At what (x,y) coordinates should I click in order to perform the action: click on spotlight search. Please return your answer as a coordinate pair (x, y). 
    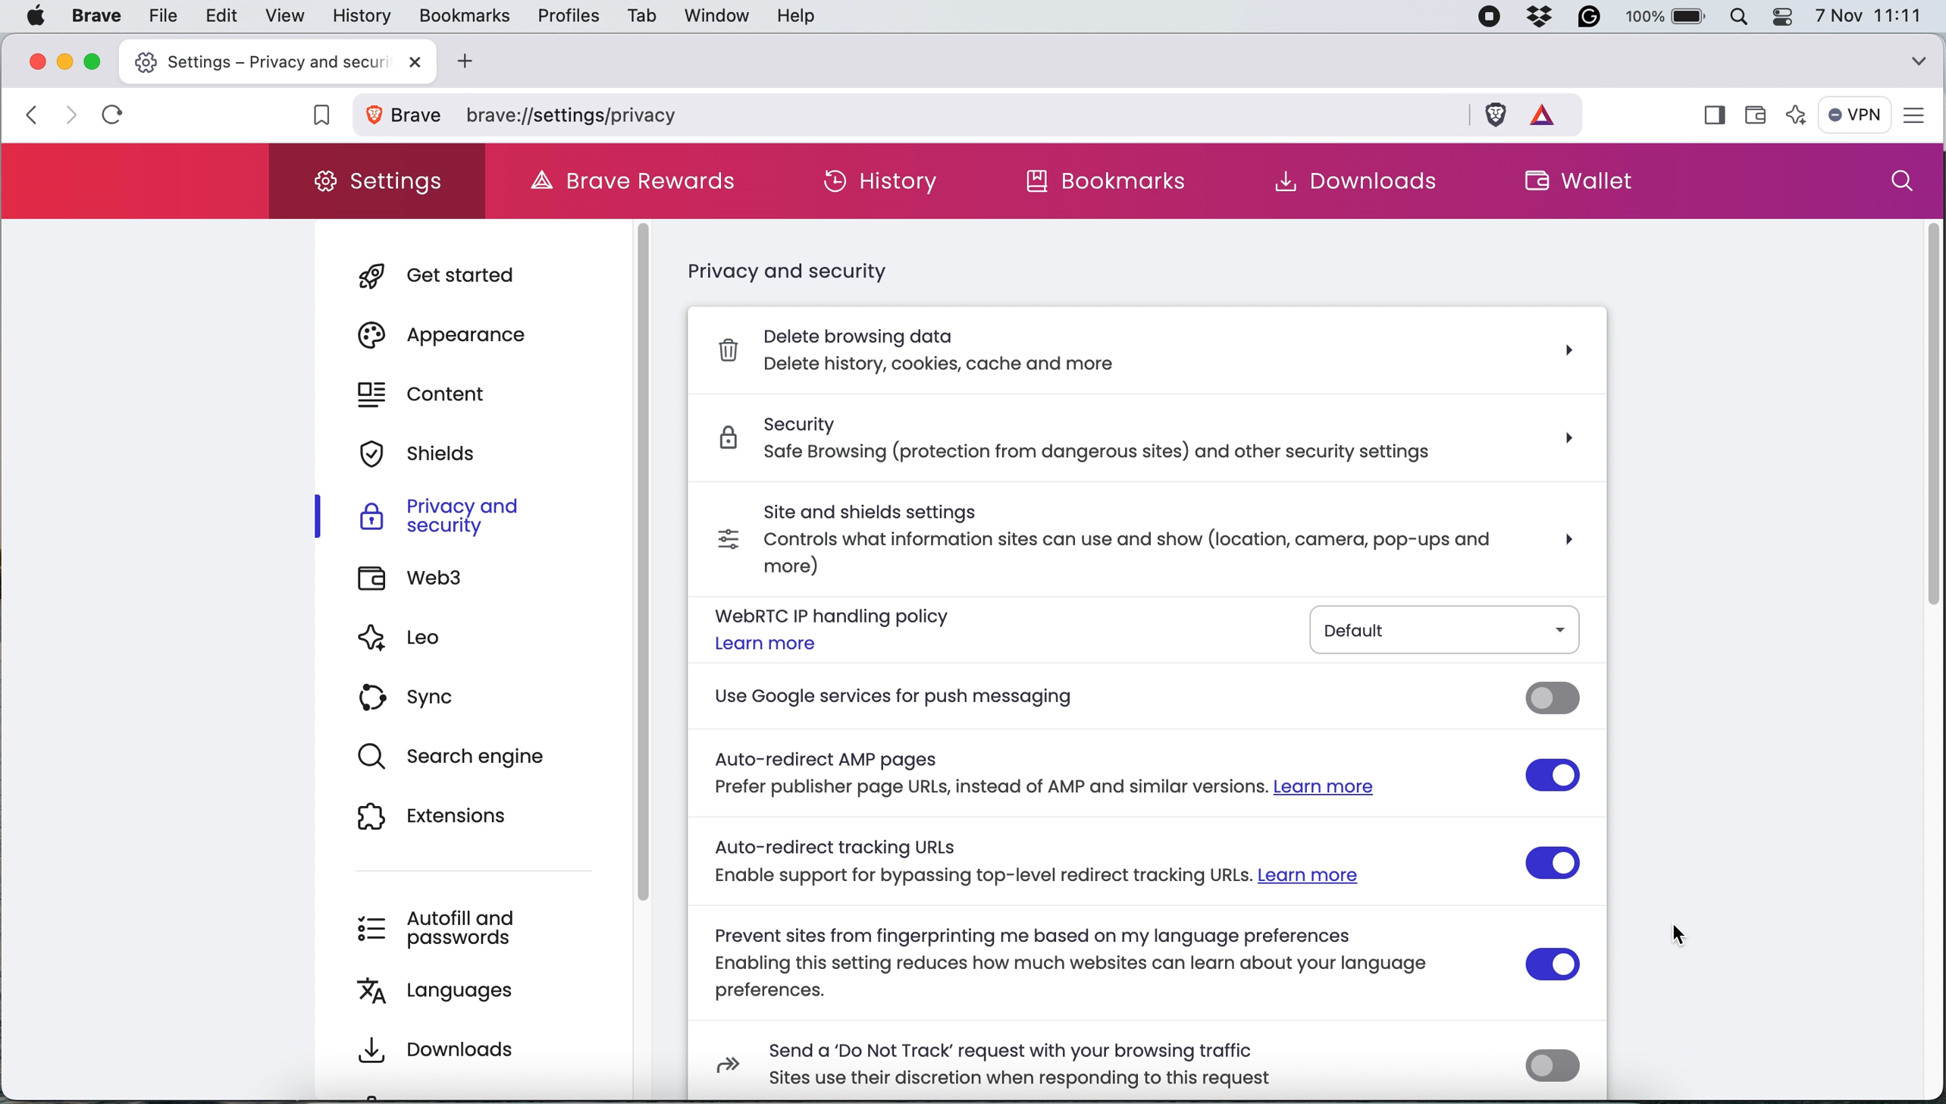
    Looking at the image, I should click on (1745, 17).